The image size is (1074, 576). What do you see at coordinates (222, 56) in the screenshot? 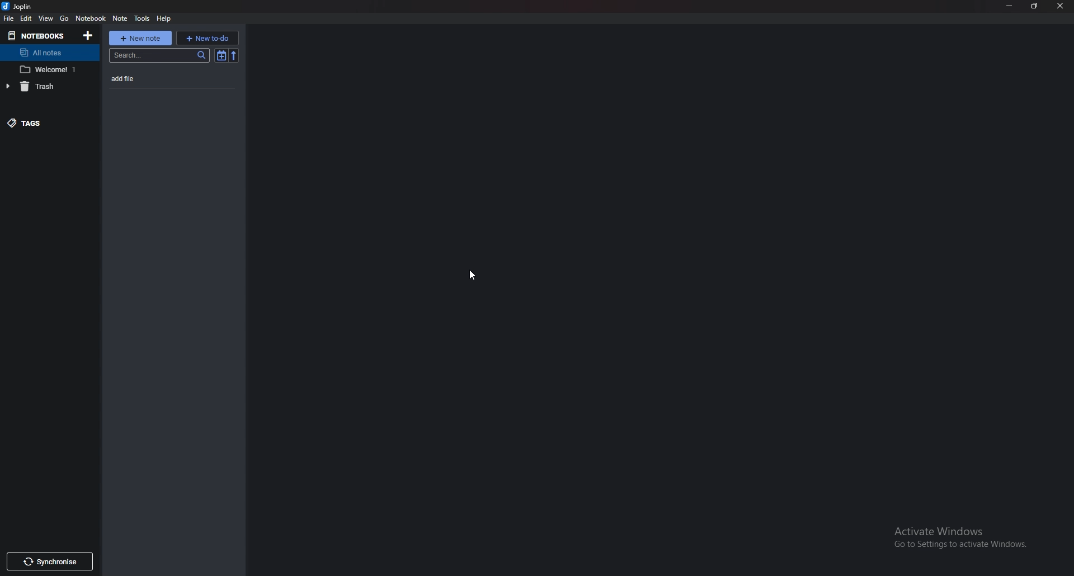
I see `Toggle sort order` at bounding box center [222, 56].